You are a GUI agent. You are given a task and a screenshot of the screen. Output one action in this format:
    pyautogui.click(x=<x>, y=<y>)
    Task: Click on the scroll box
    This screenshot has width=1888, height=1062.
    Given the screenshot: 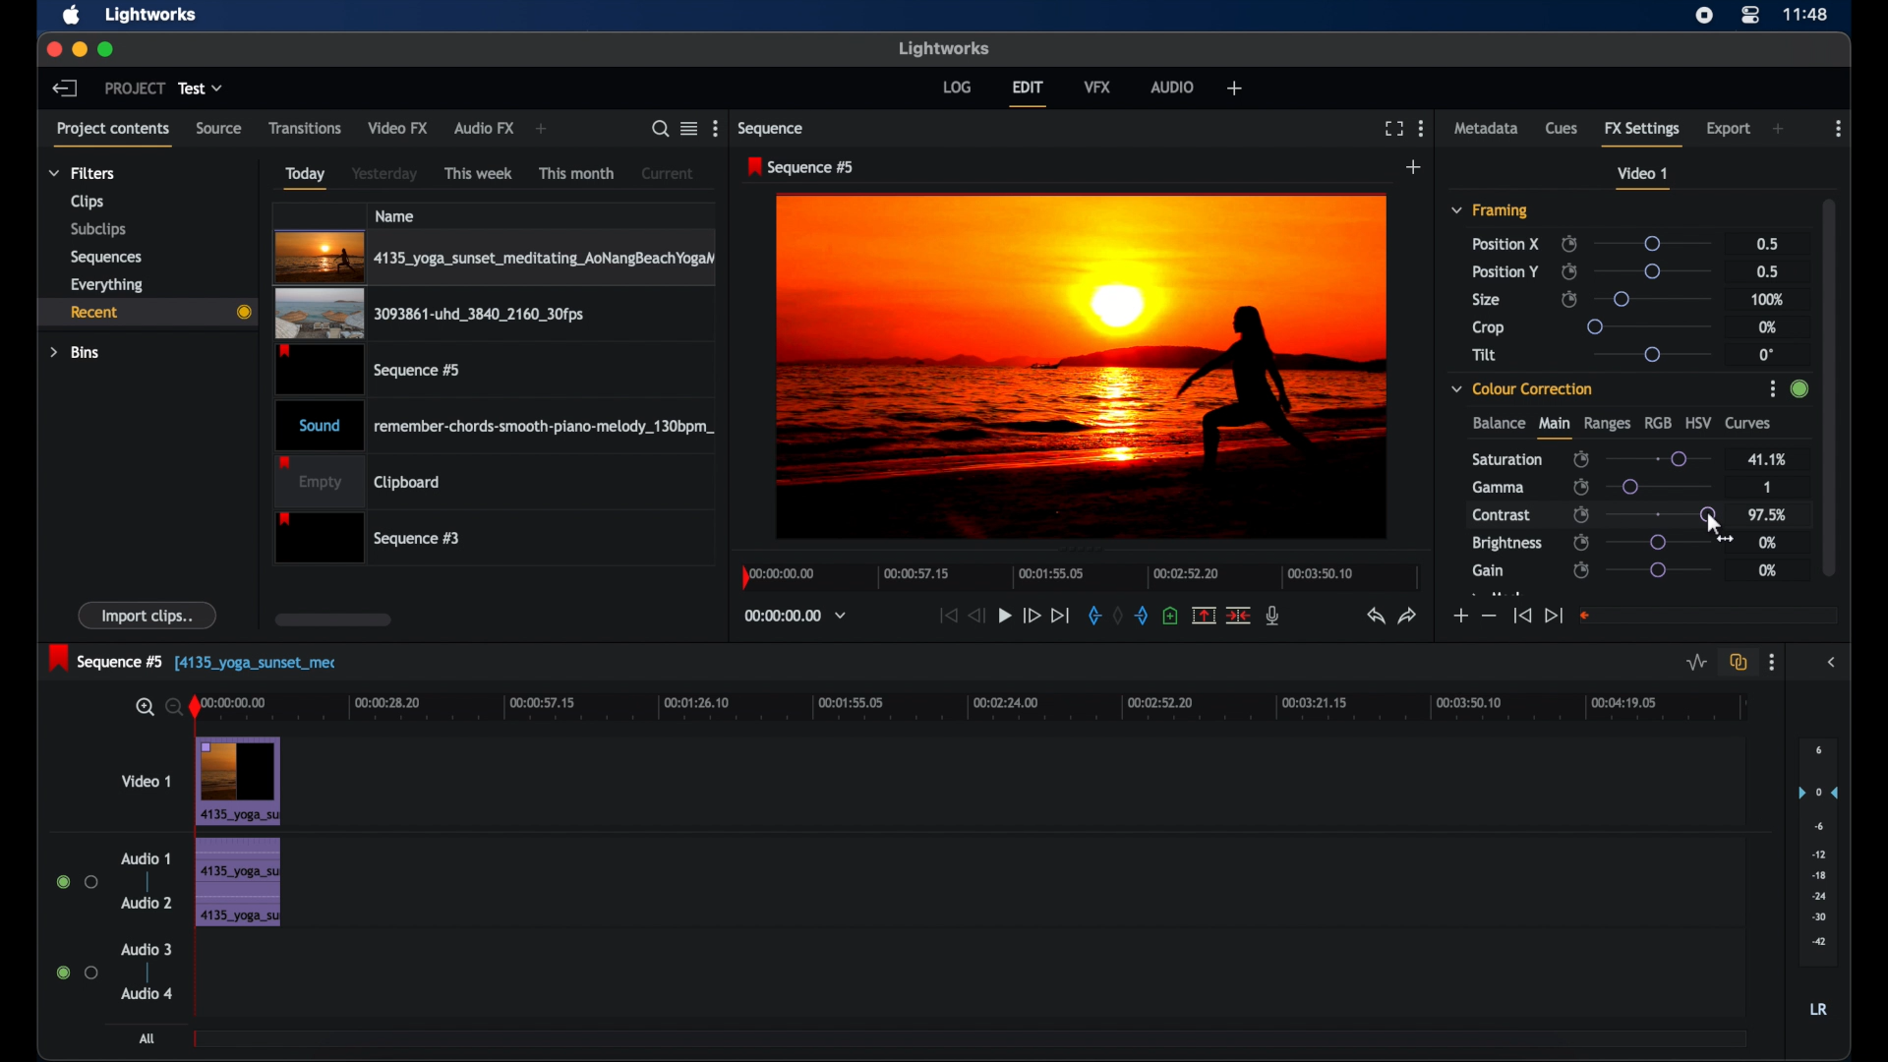 What is the action you would take?
    pyautogui.click(x=332, y=619)
    